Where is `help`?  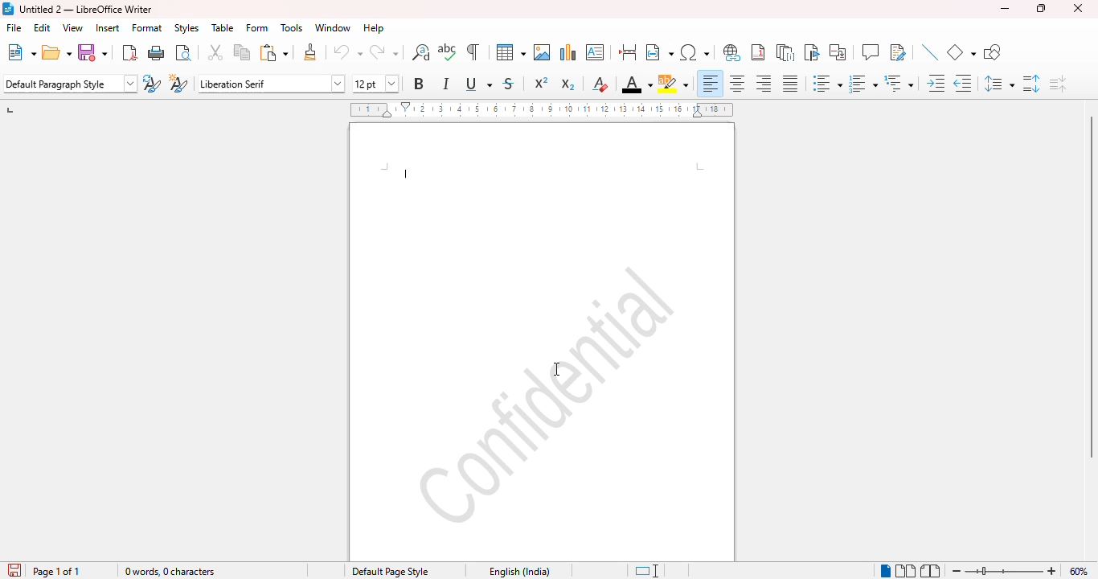
help is located at coordinates (374, 28).